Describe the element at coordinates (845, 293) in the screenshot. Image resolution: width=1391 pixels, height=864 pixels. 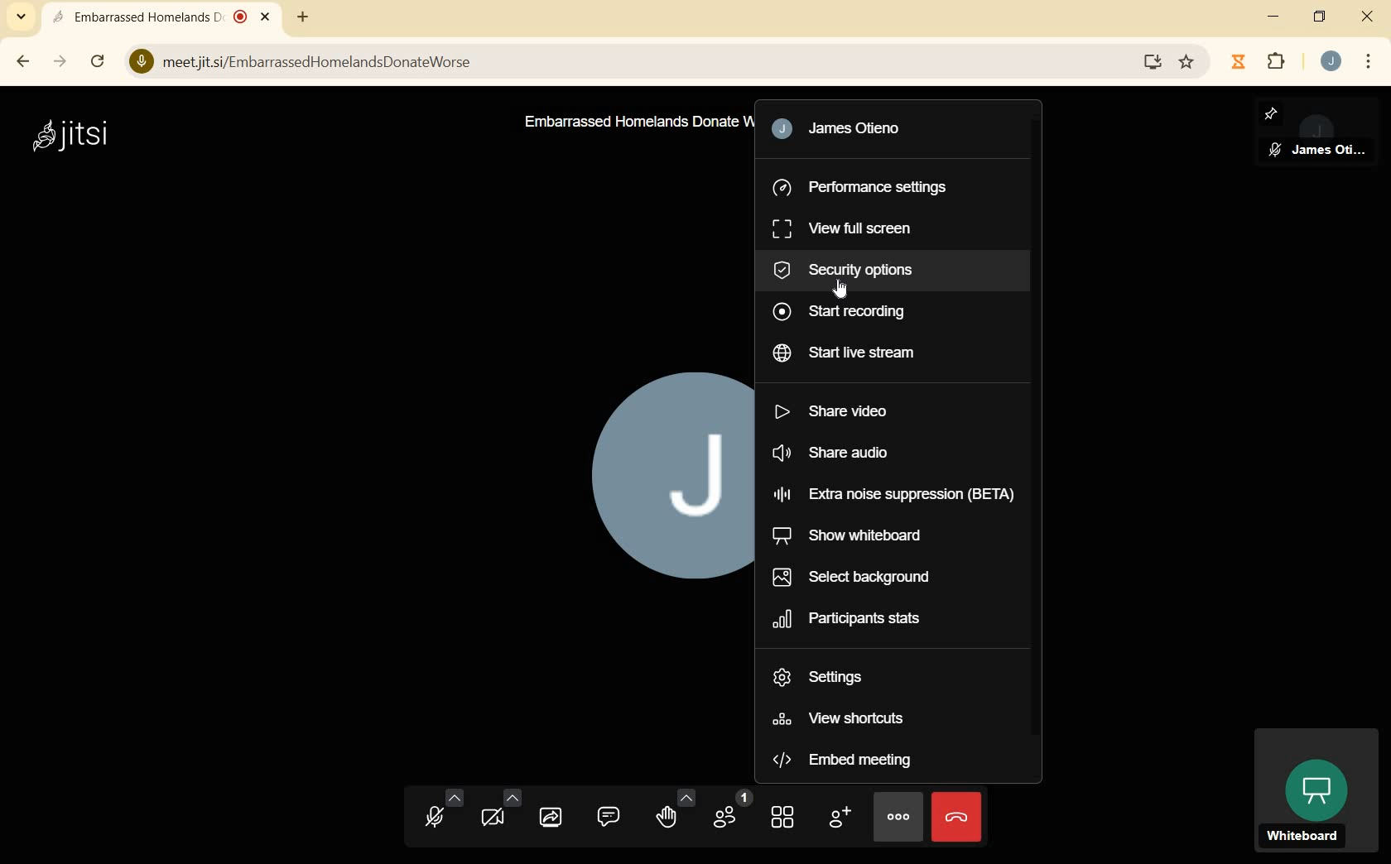
I see `cursor` at that location.